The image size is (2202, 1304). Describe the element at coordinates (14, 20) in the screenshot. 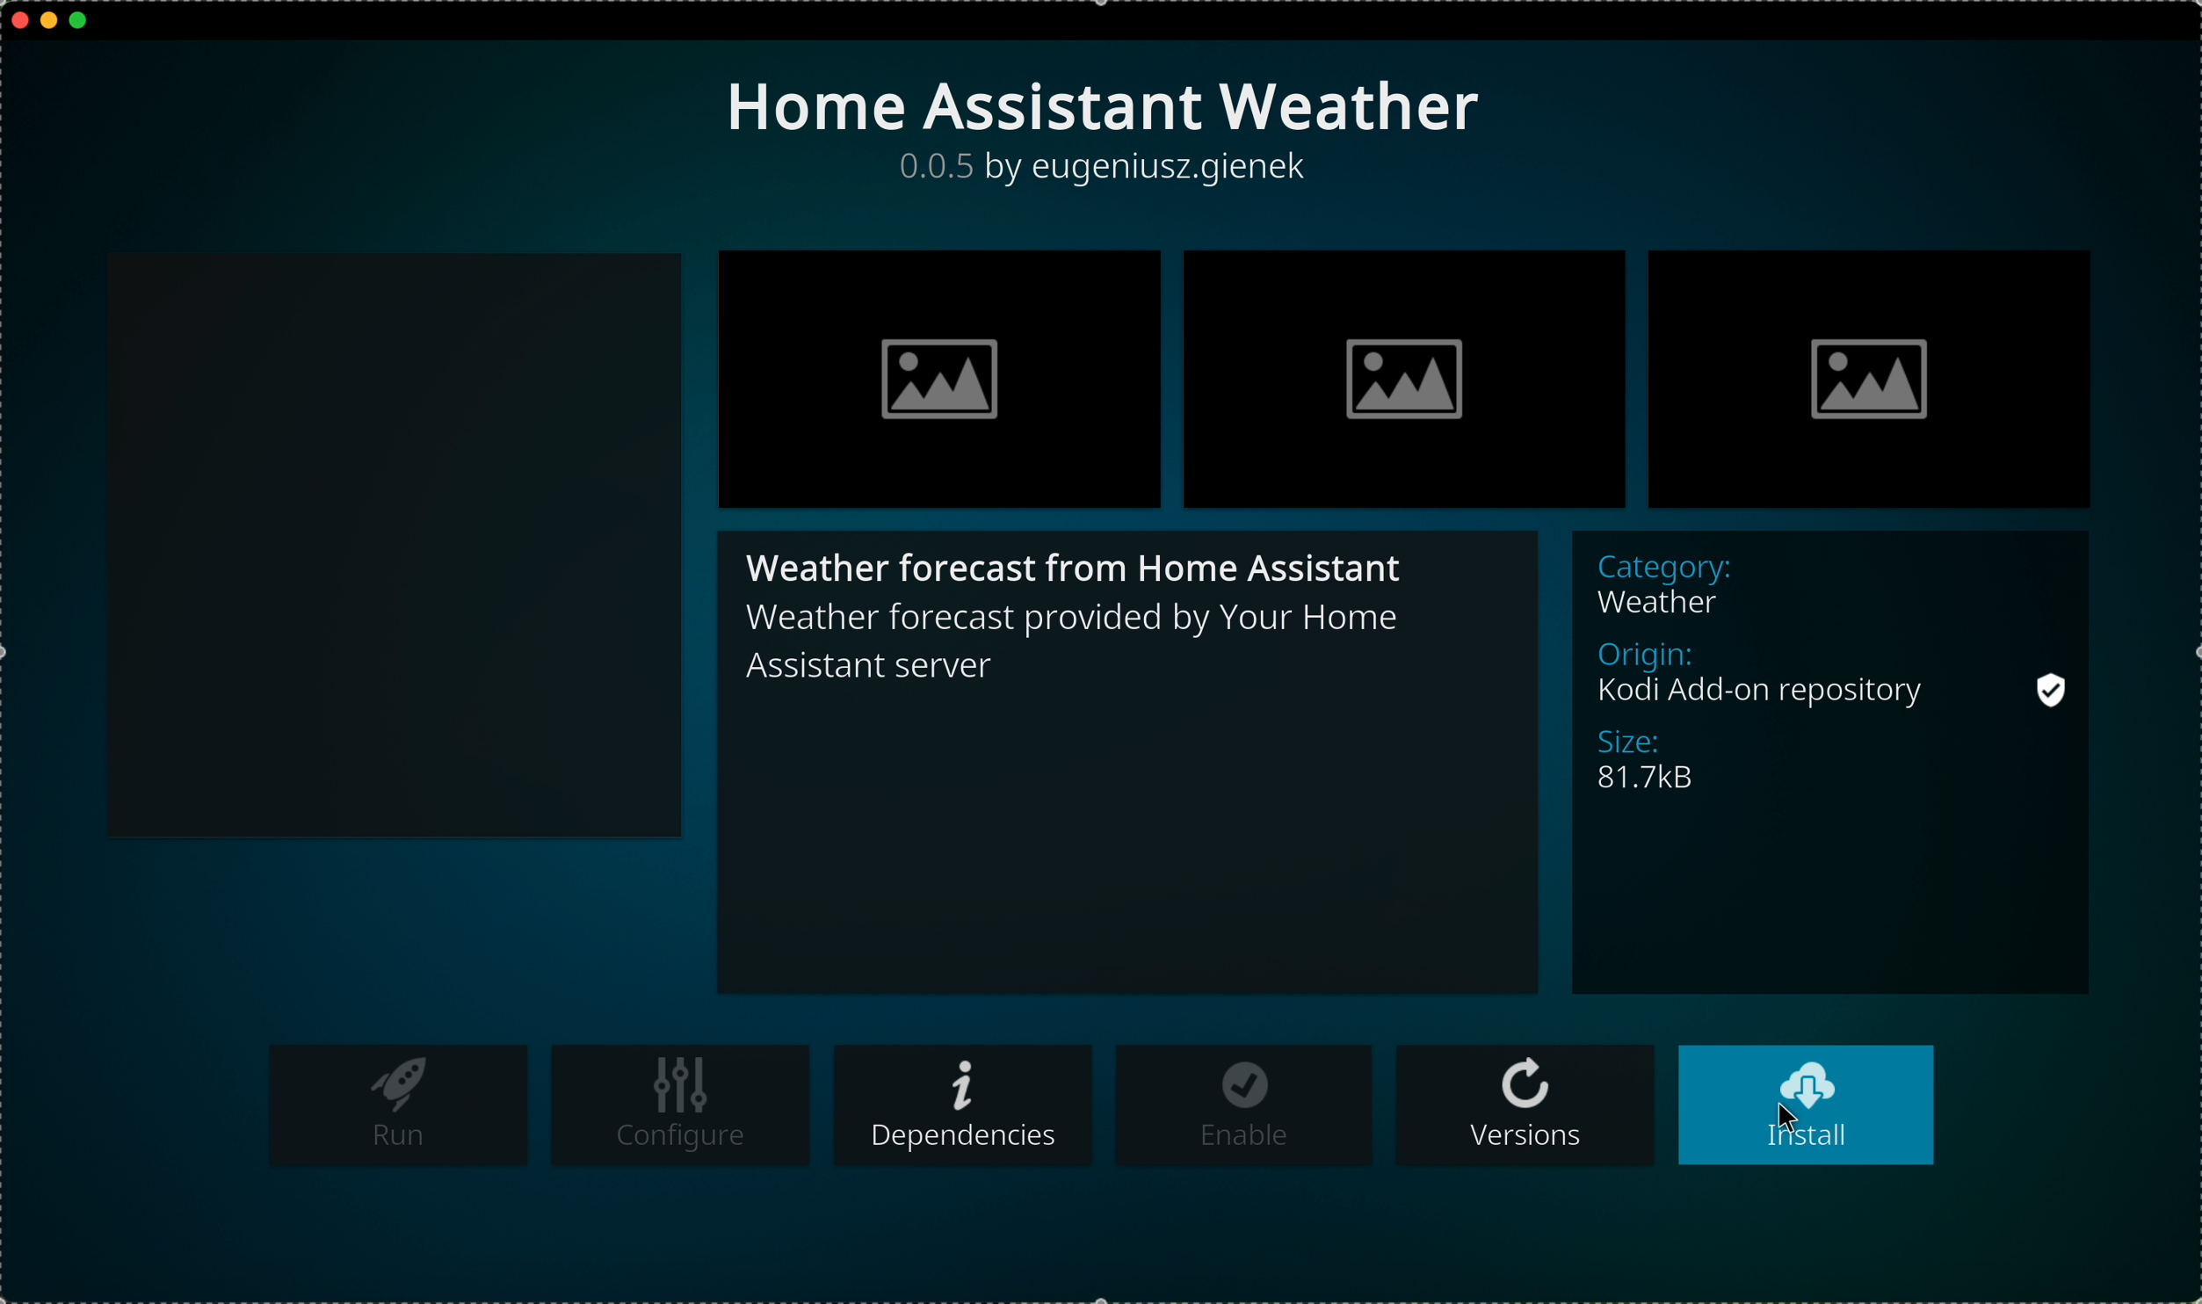

I see `close` at that location.